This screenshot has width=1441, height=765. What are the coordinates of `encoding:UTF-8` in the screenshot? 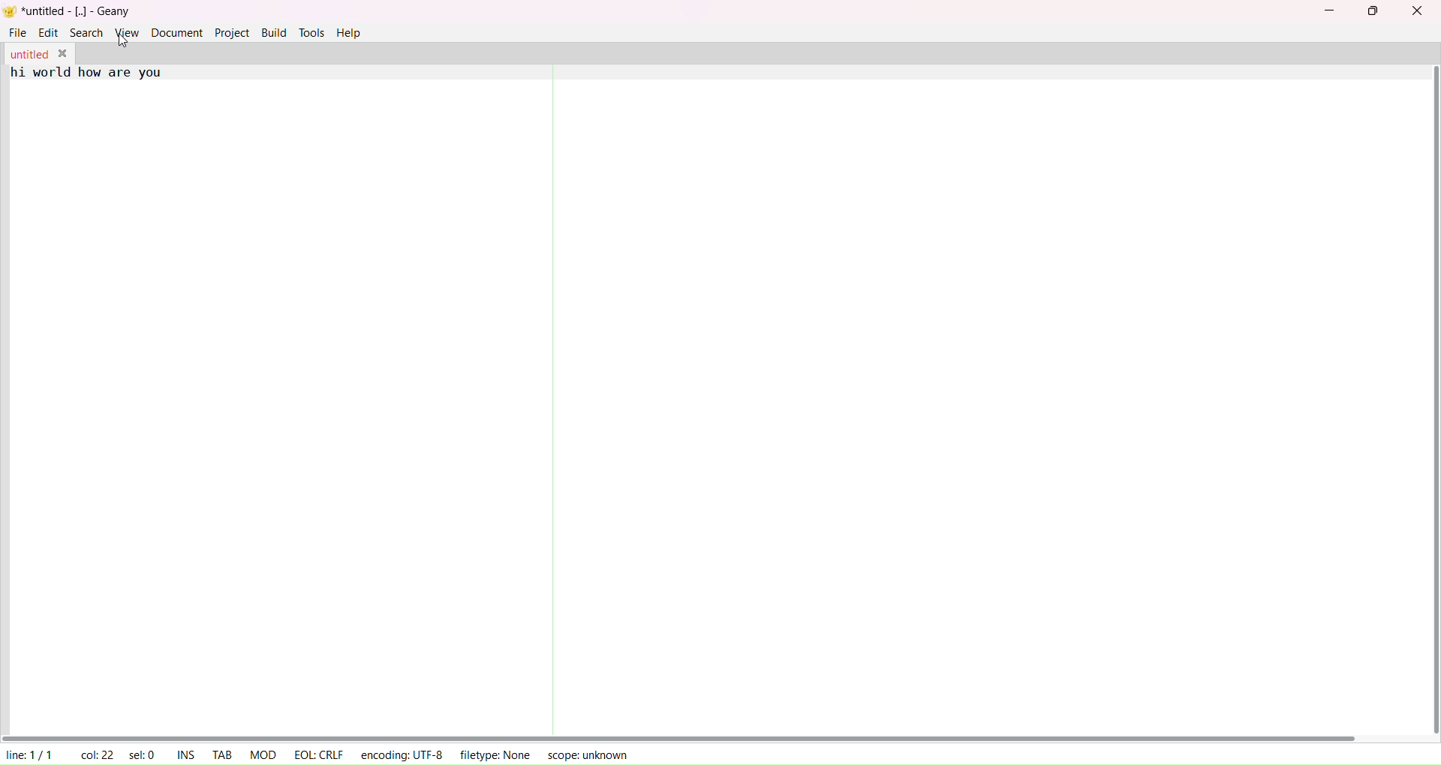 It's located at (405, 753).